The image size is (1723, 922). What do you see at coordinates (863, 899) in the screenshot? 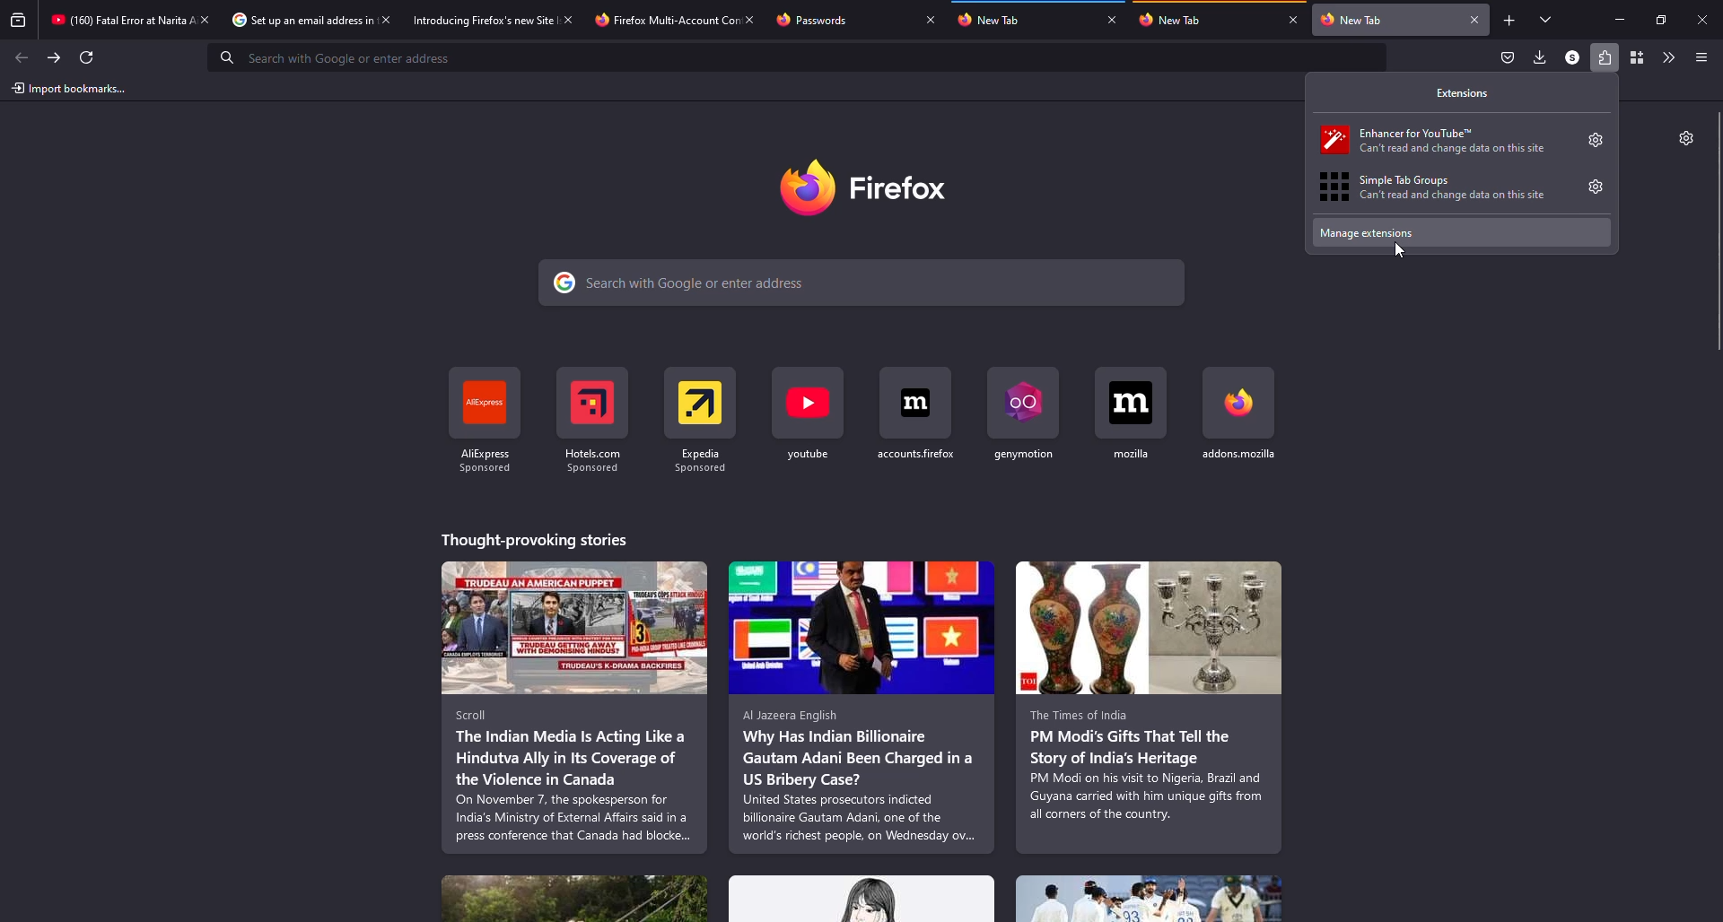
I see `stories` at bounding box center [863, 899].